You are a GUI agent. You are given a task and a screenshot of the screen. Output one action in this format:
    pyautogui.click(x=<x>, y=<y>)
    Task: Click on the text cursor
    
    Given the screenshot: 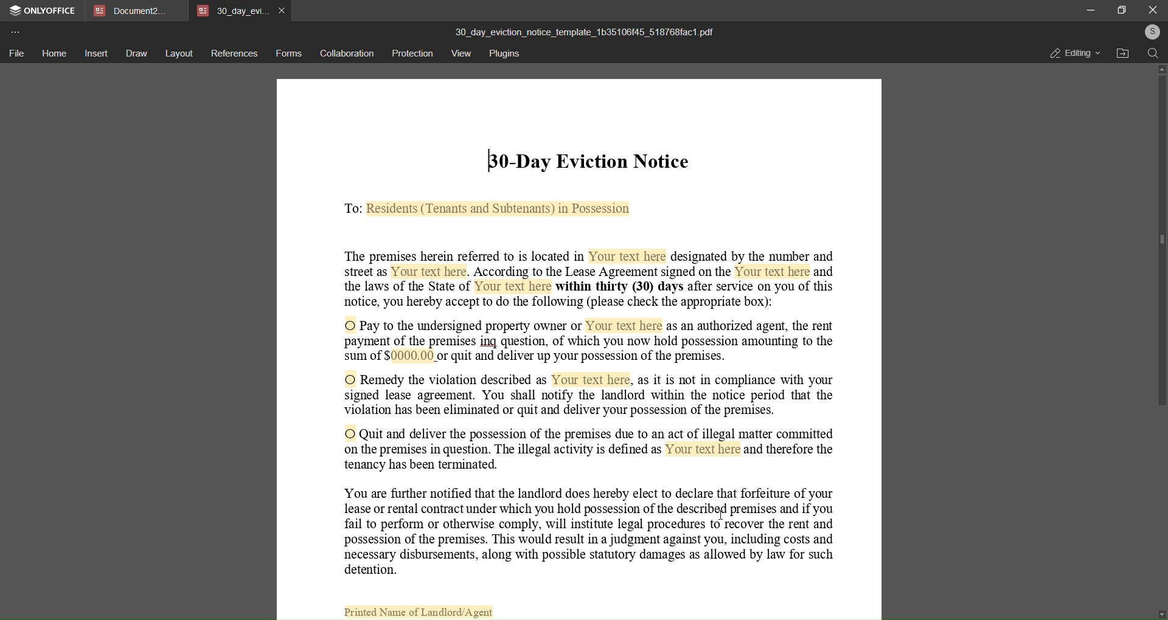 What is the action you would take?
    pyautogui.click(x=490, y=159)
    